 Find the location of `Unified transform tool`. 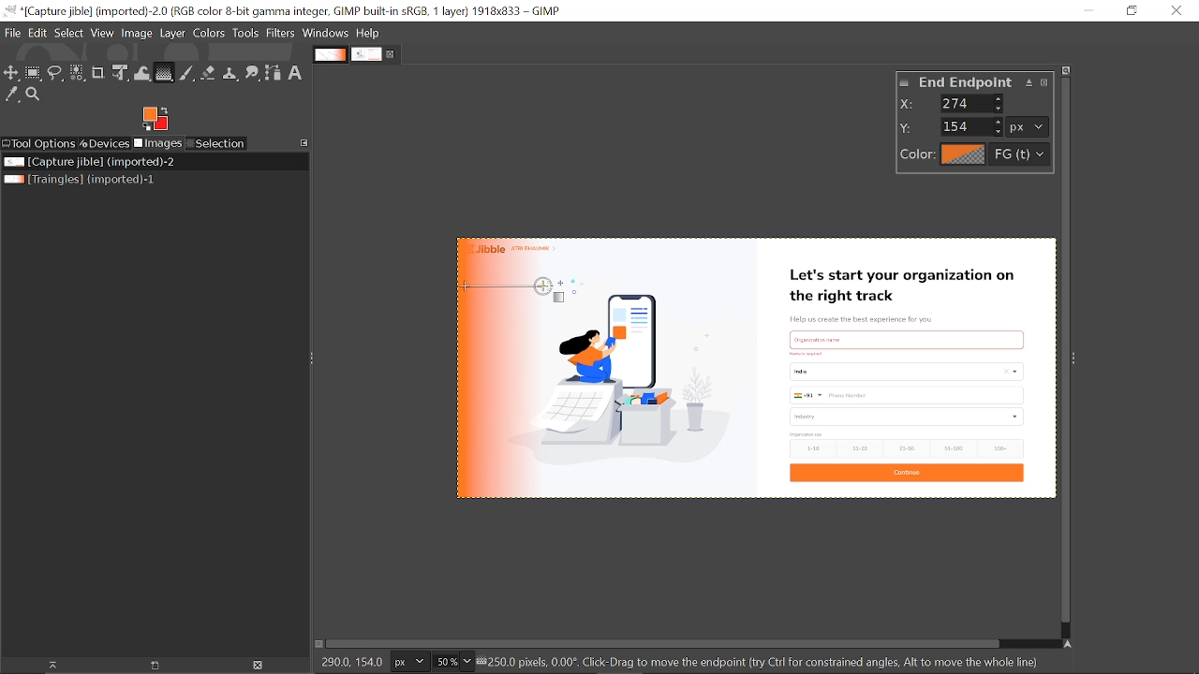

Unified transform tool is located at coordinates (122, 73).